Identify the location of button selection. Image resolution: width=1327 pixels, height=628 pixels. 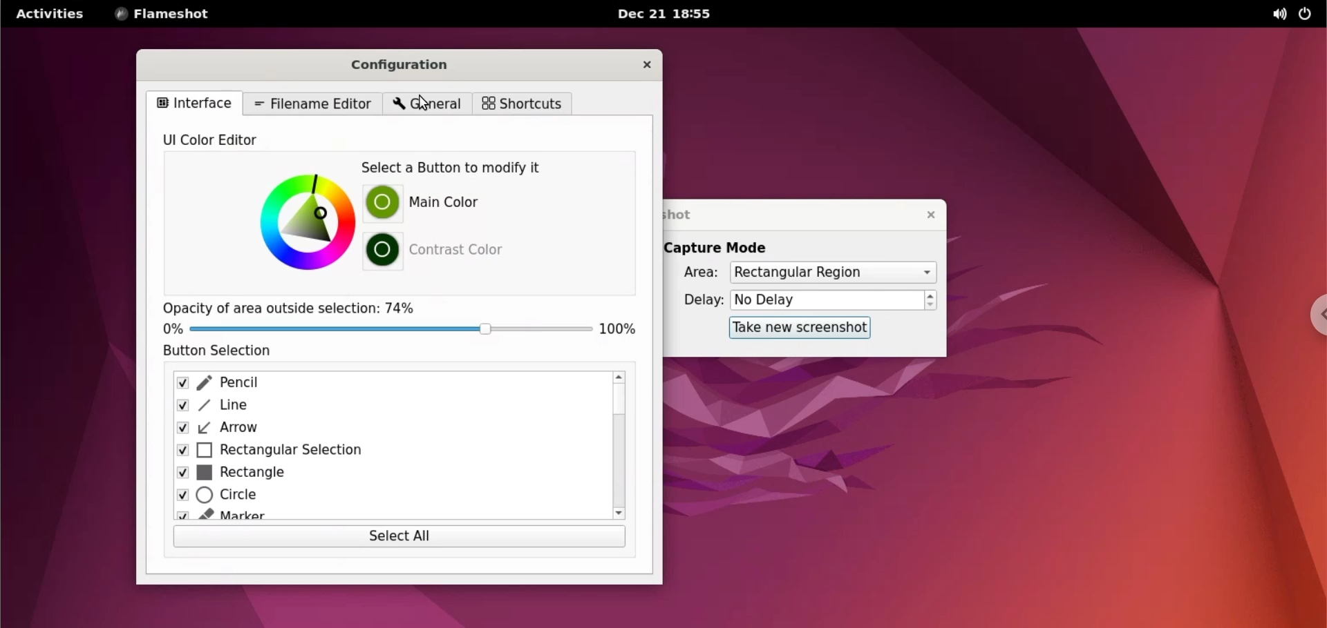
(231, 351).